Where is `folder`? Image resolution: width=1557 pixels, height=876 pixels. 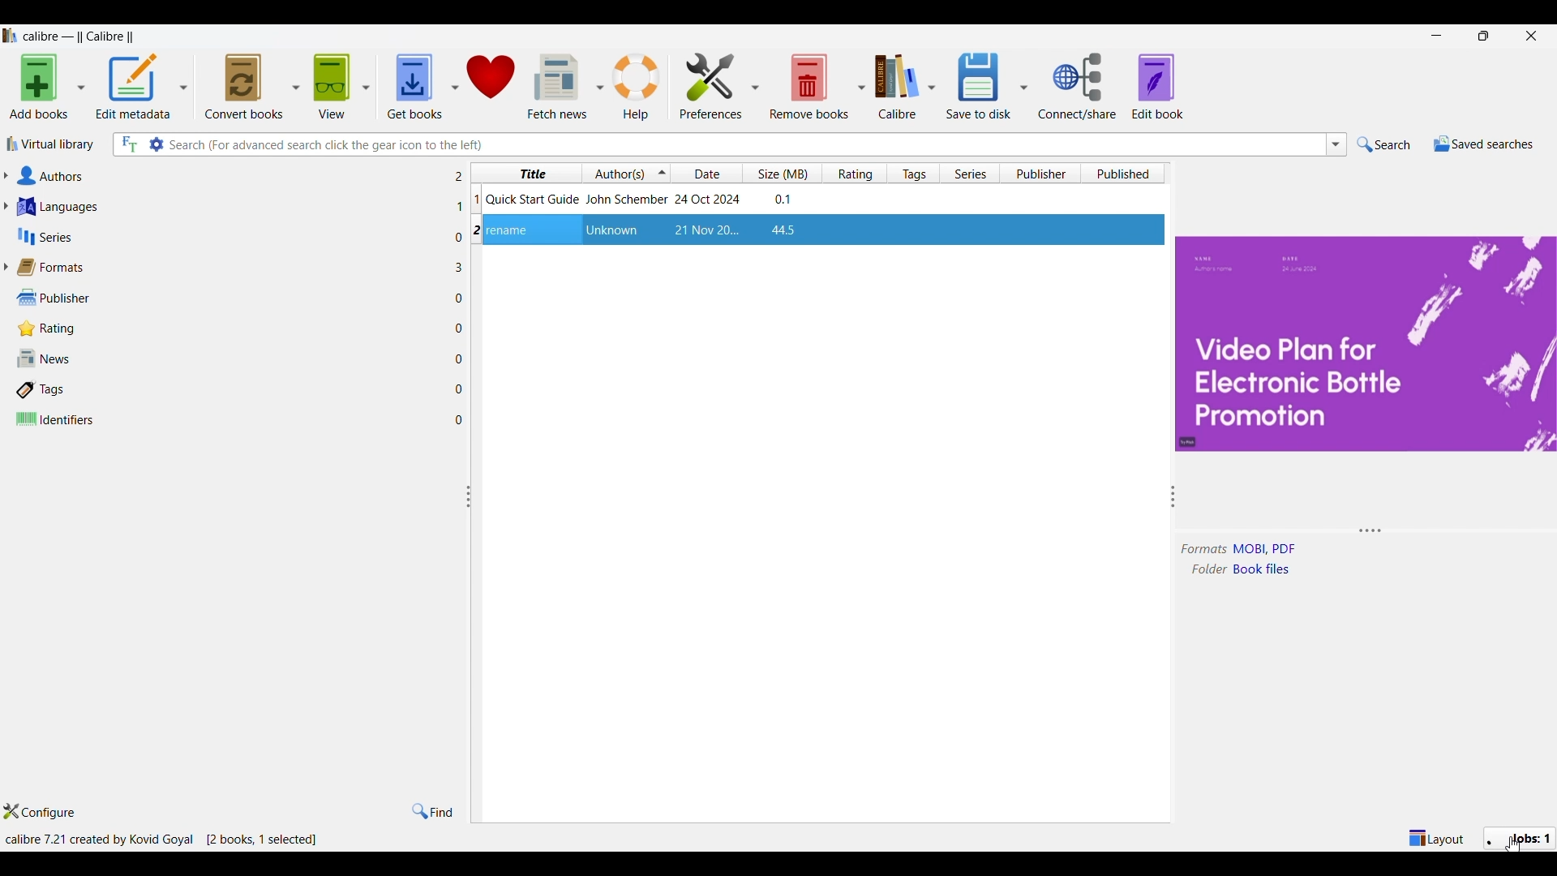 folder is located at coordinates (1205, 569).